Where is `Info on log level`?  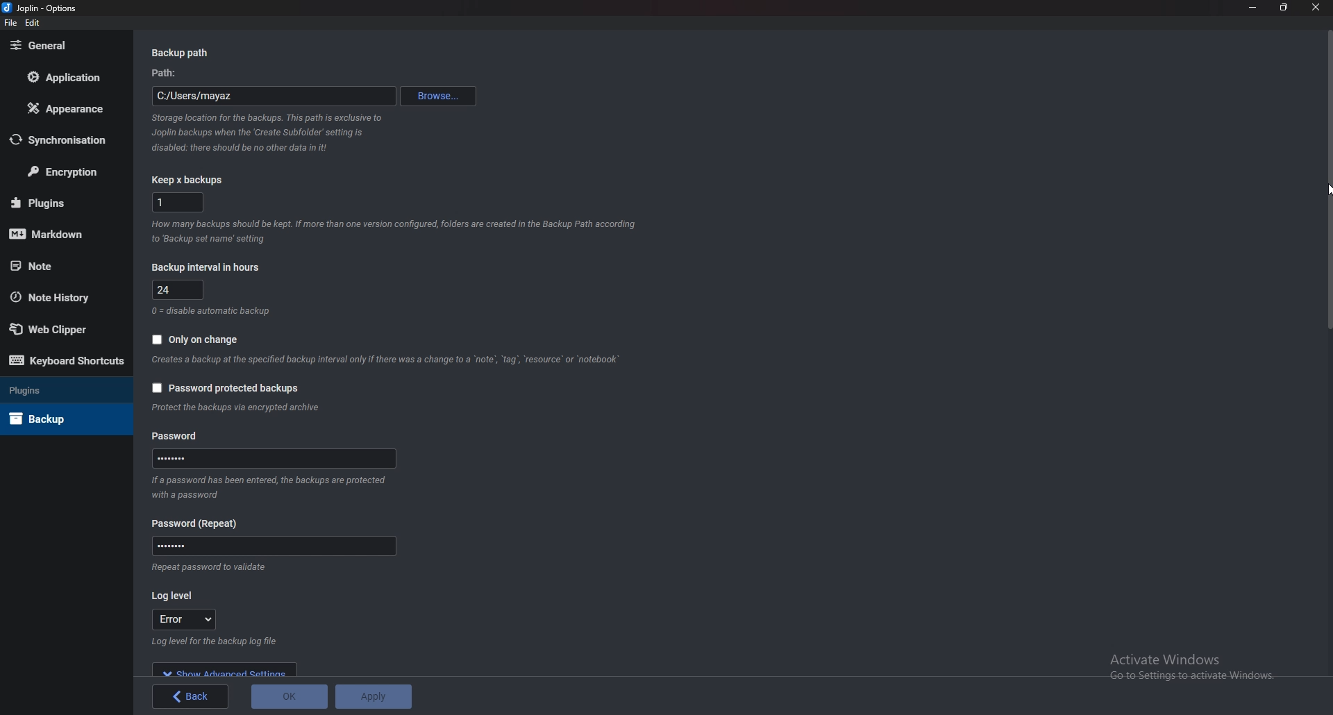 Info on log level is located at coordinates (210, 641).